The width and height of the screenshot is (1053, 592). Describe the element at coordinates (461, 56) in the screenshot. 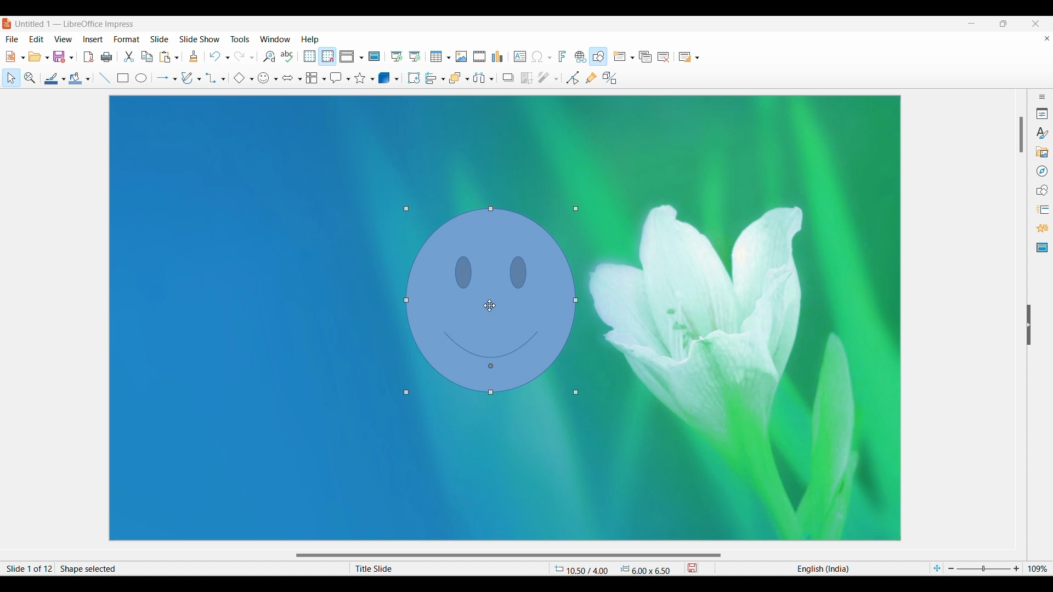

I see `Insert image` at that location.